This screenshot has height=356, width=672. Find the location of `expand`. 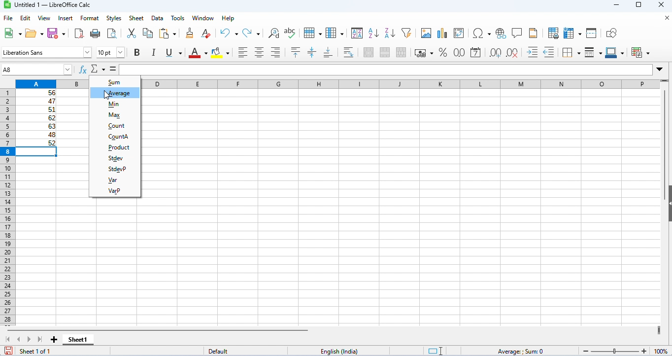

expand is located at coordinates (660, 70).